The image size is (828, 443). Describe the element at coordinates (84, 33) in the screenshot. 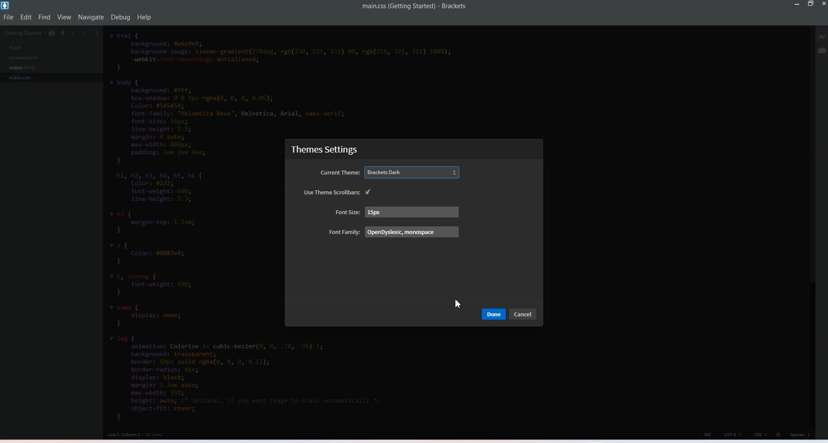

I see `Split editor vertically and Horizontally` at that location.